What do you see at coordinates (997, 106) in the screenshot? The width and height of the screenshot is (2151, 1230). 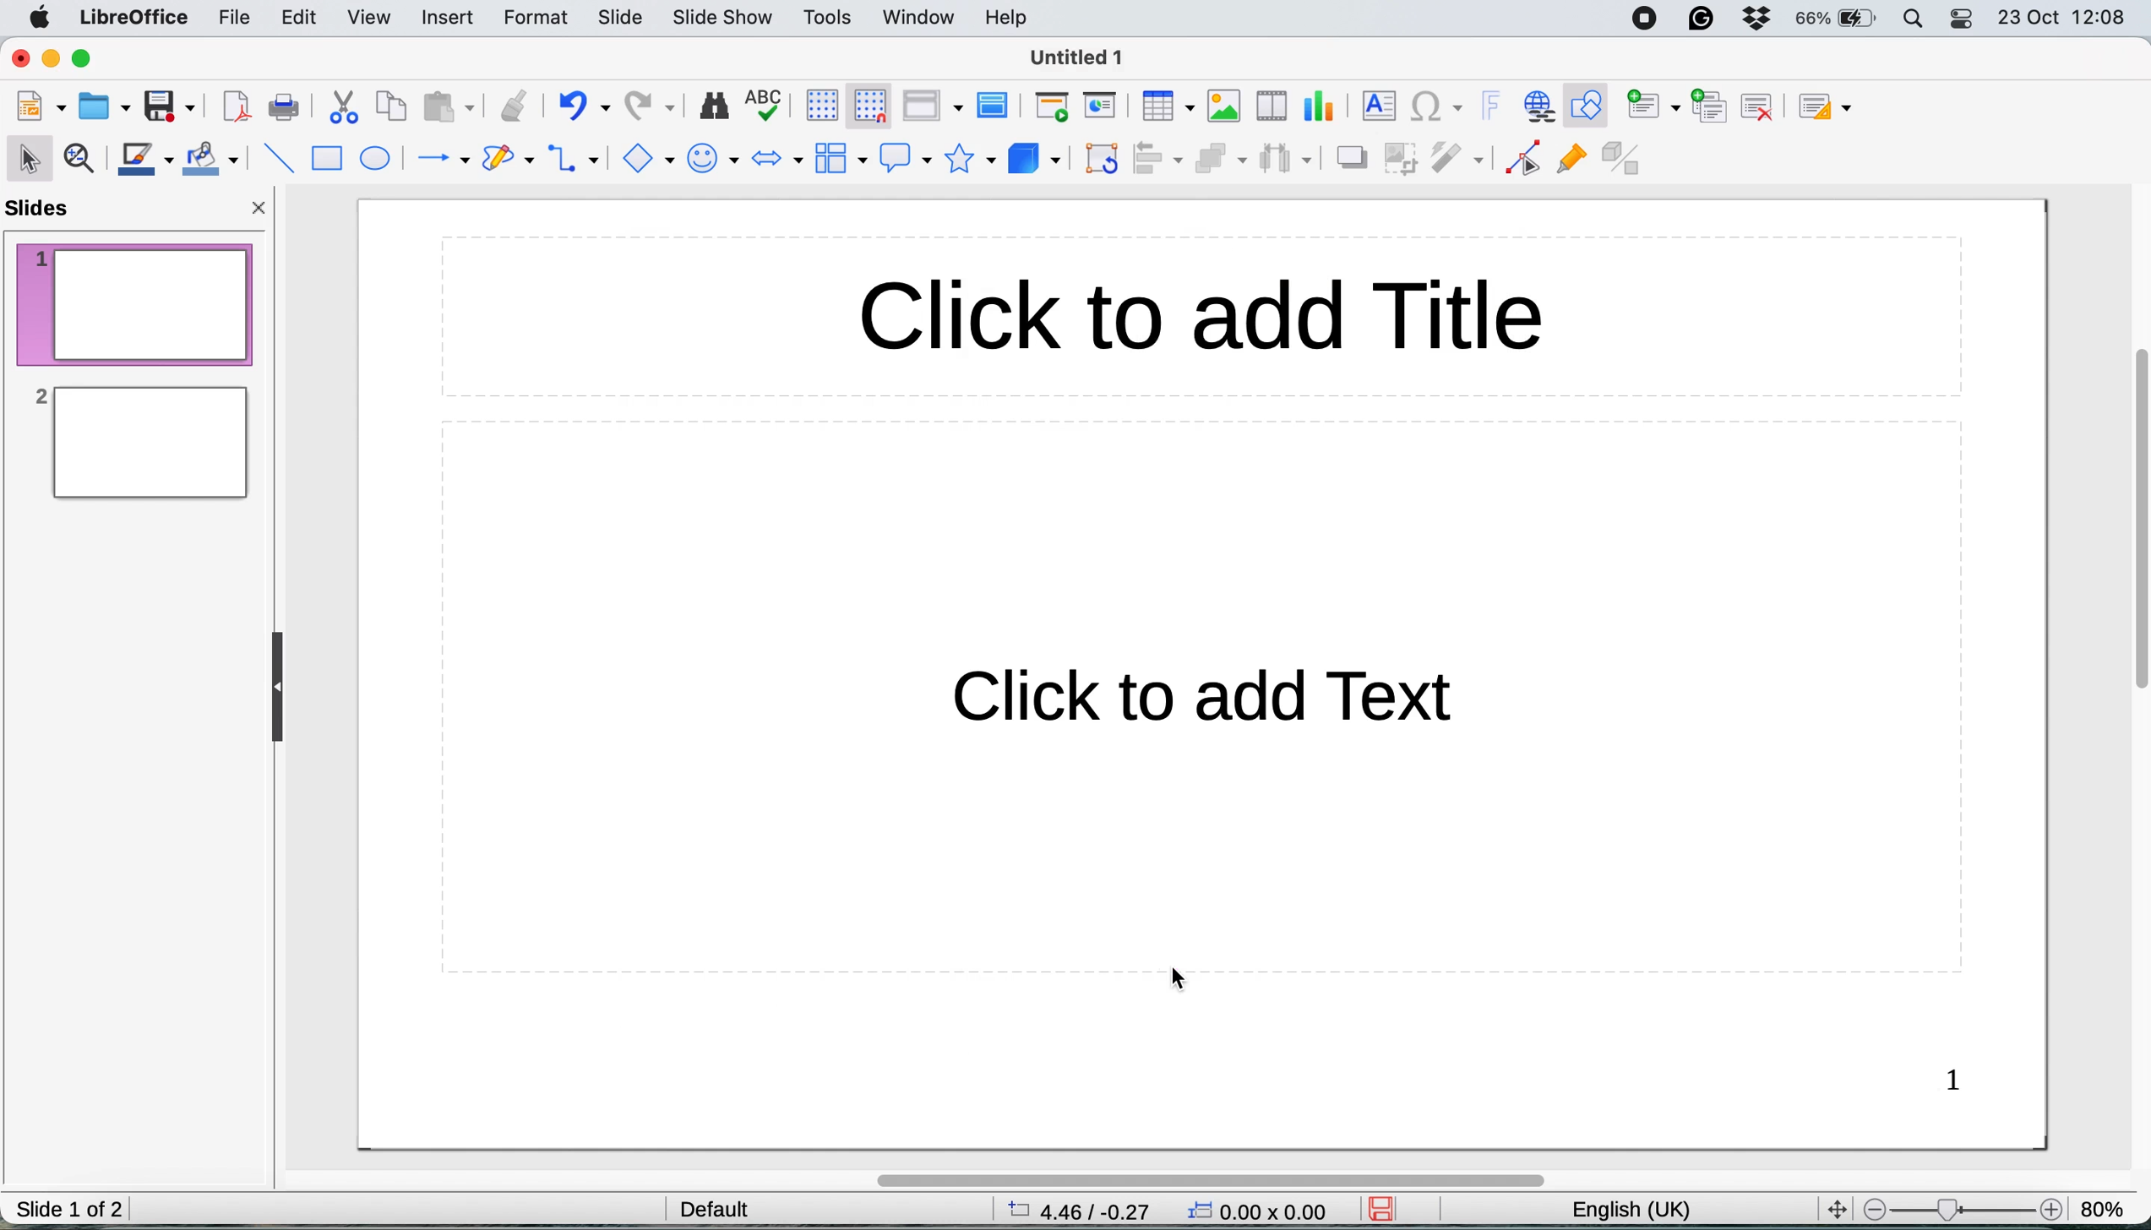 I see `master slide` at bounding box center [997, 106].